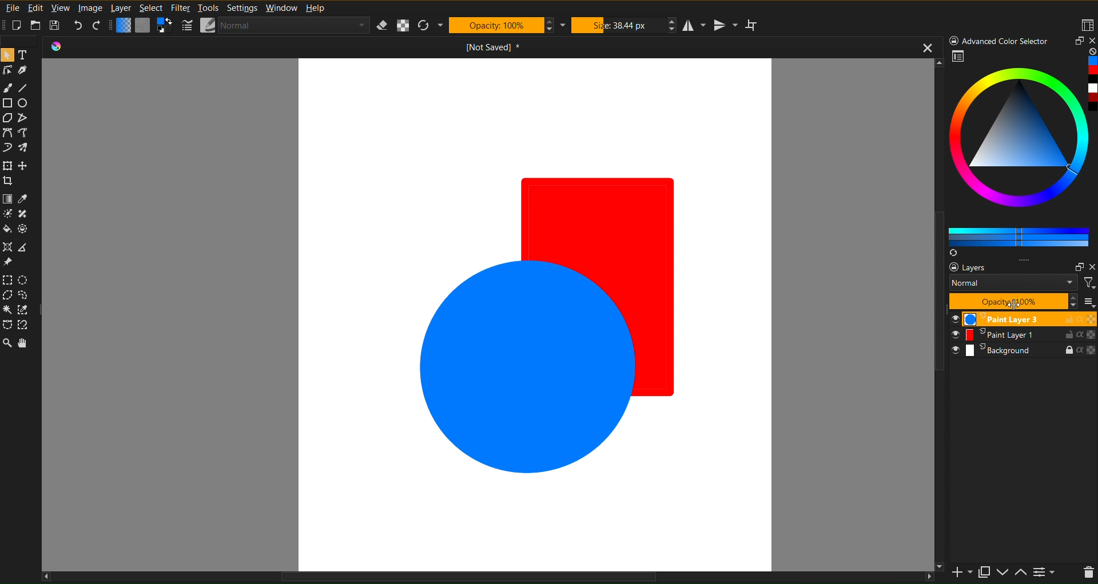  What do you see at coordinates (27, 134) in the screenshot?
I see `Curve Tool` at bounding box center [27, 134].